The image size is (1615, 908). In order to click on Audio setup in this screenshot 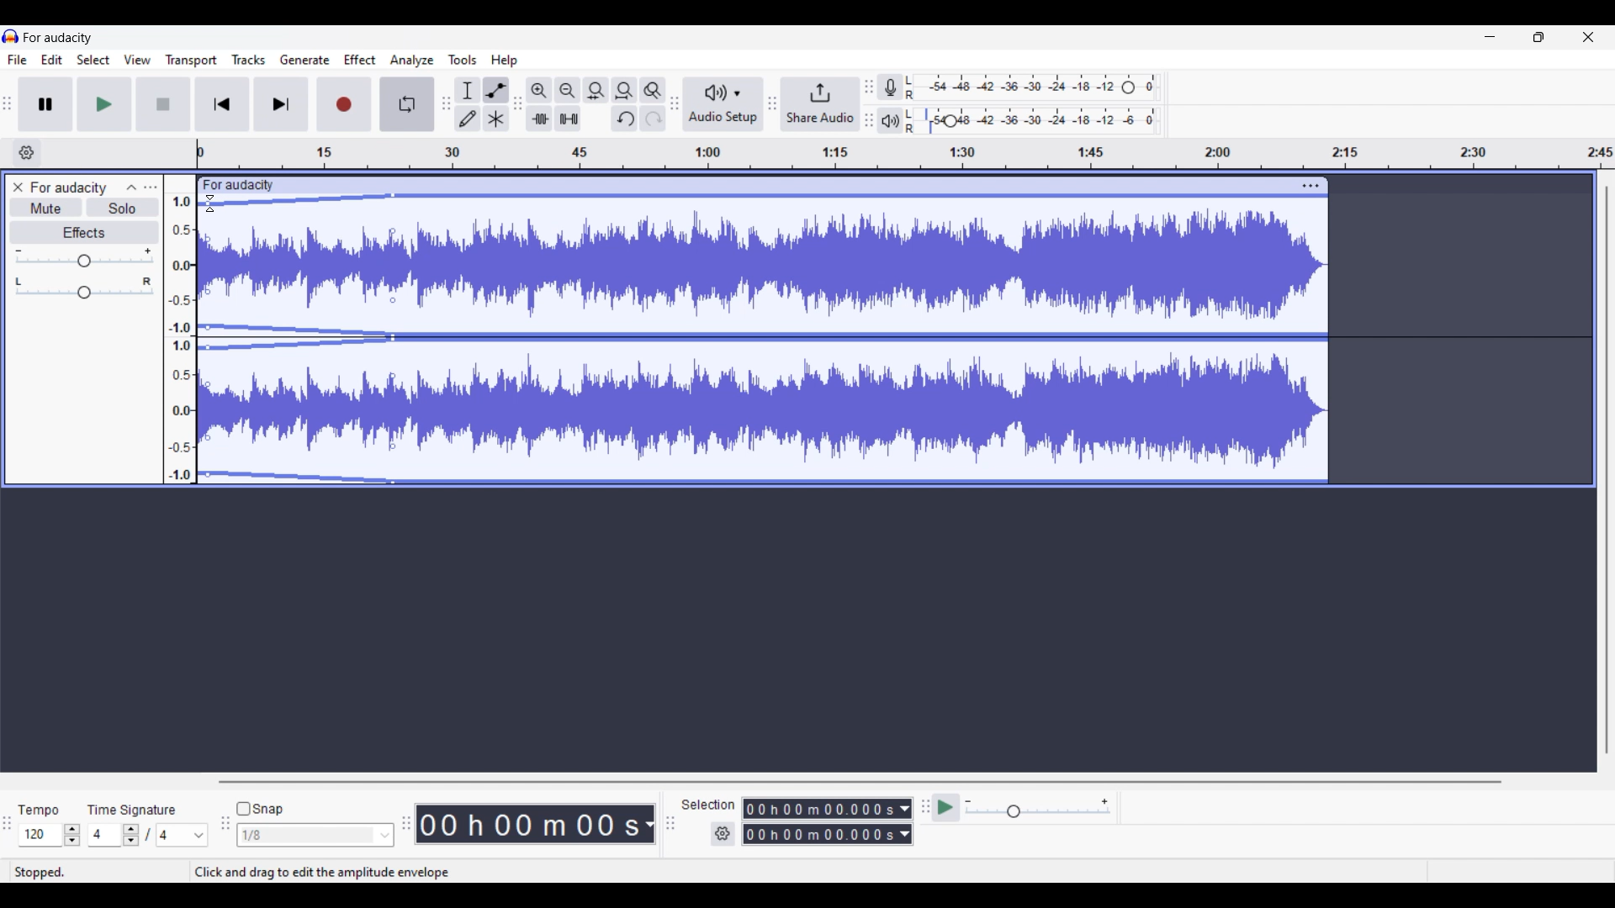, I will do `click(723, 104)`.